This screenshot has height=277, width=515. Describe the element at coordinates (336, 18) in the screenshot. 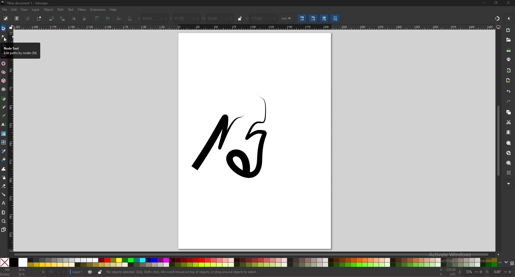

I see `move patterns` at that location.